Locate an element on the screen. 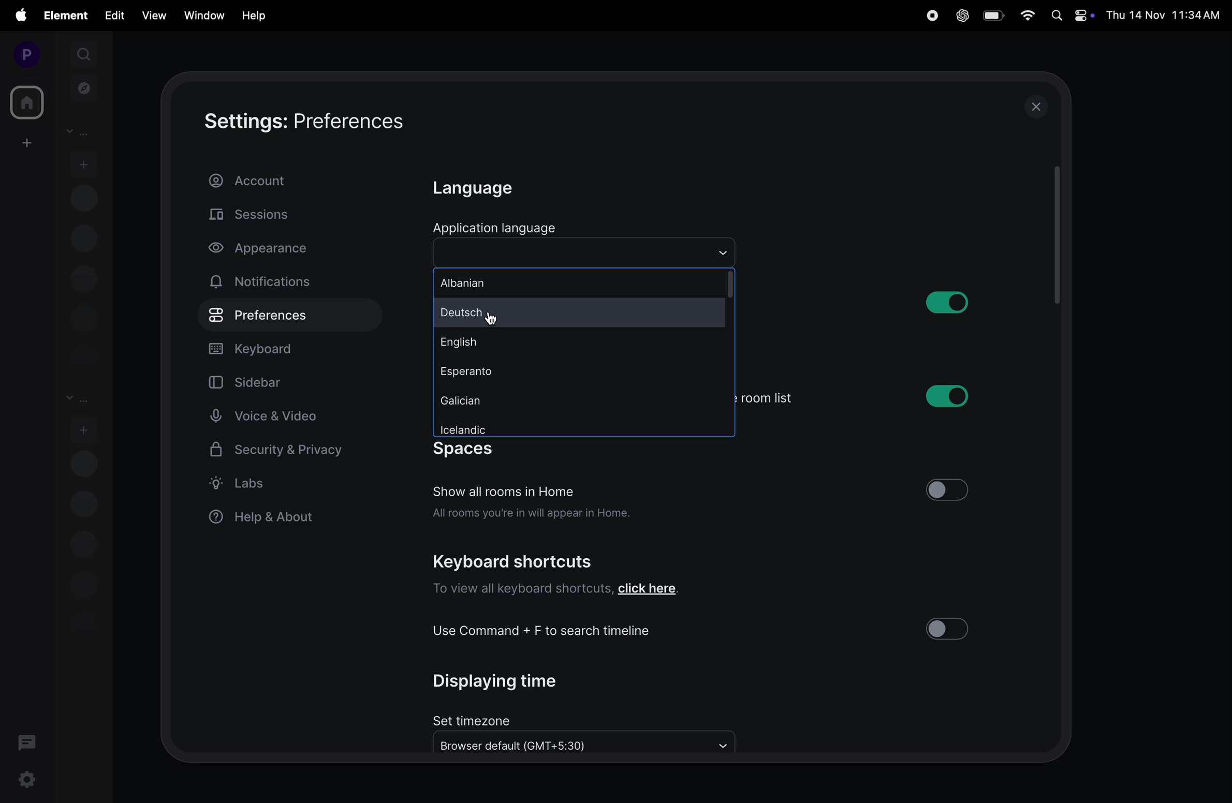  label is located at coordinates (257, 486).